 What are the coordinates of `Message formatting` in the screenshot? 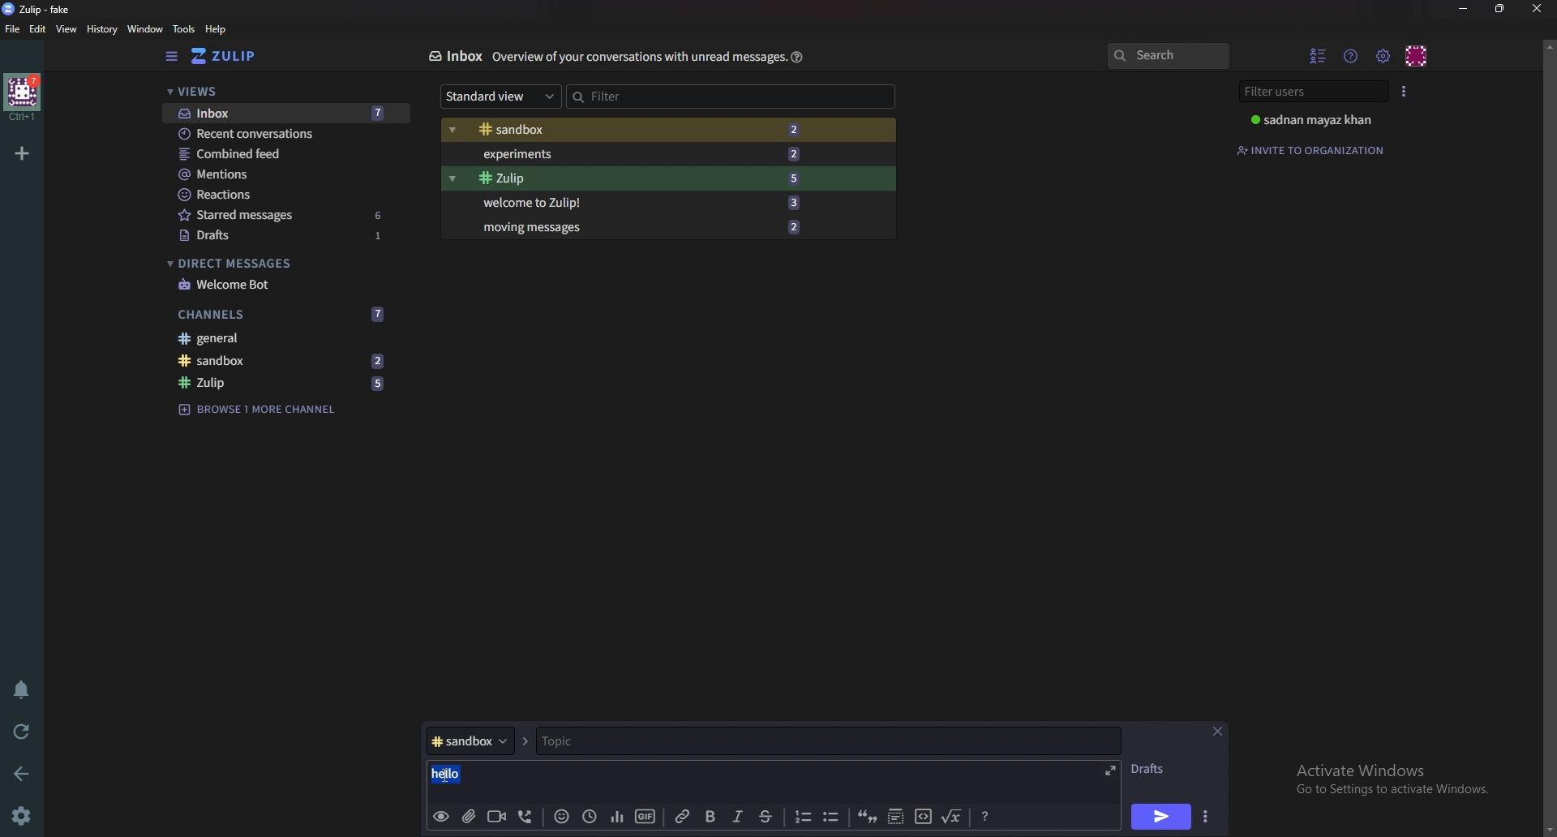 It's located at (983, 815).